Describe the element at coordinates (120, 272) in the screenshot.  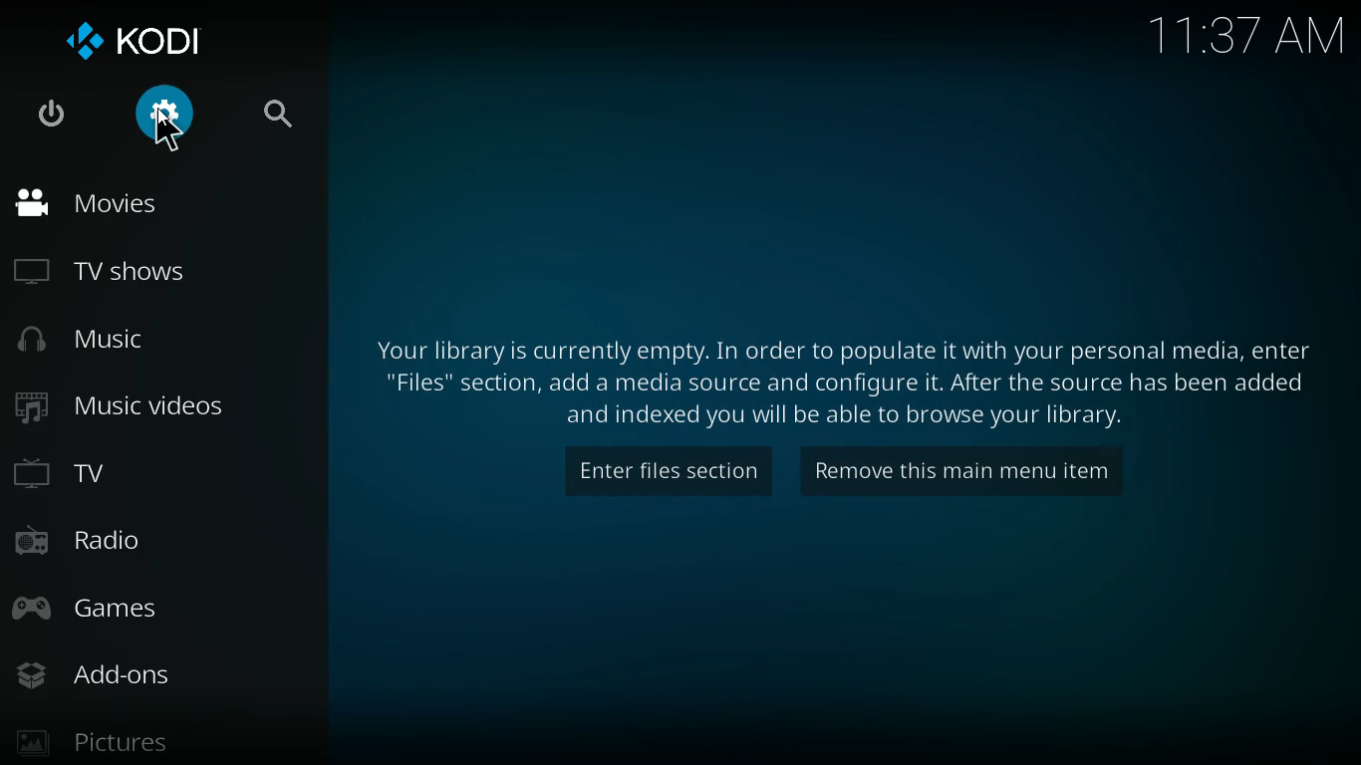
I see `tv shows` at that location.